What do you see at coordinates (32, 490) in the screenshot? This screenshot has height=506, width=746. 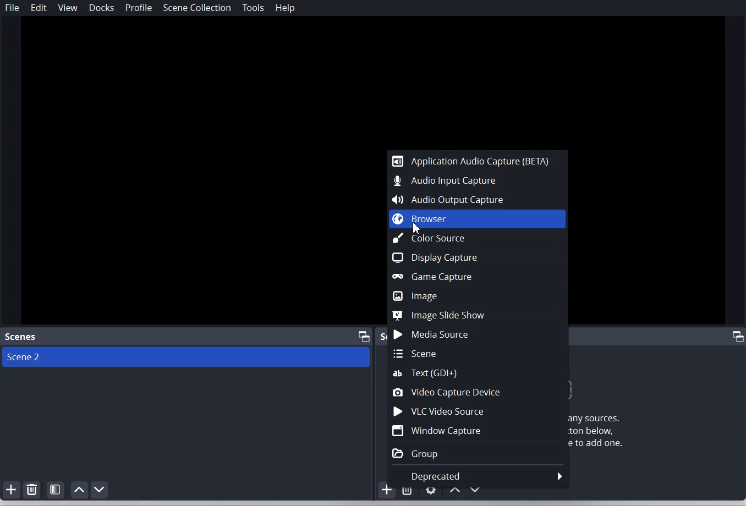 I see `Remove selected Scene` at bounding box center [32, 490].